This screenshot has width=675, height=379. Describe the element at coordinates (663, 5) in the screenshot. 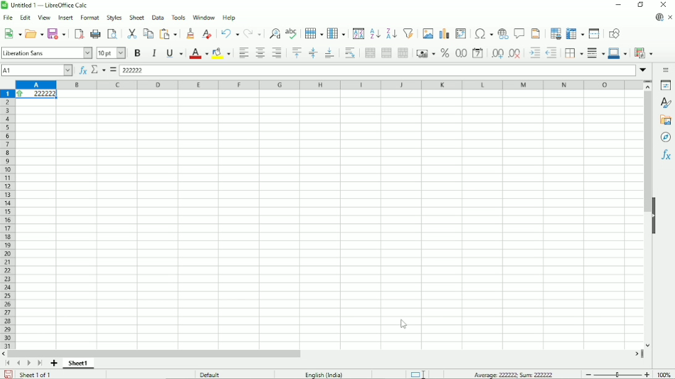

I see `` at that location.